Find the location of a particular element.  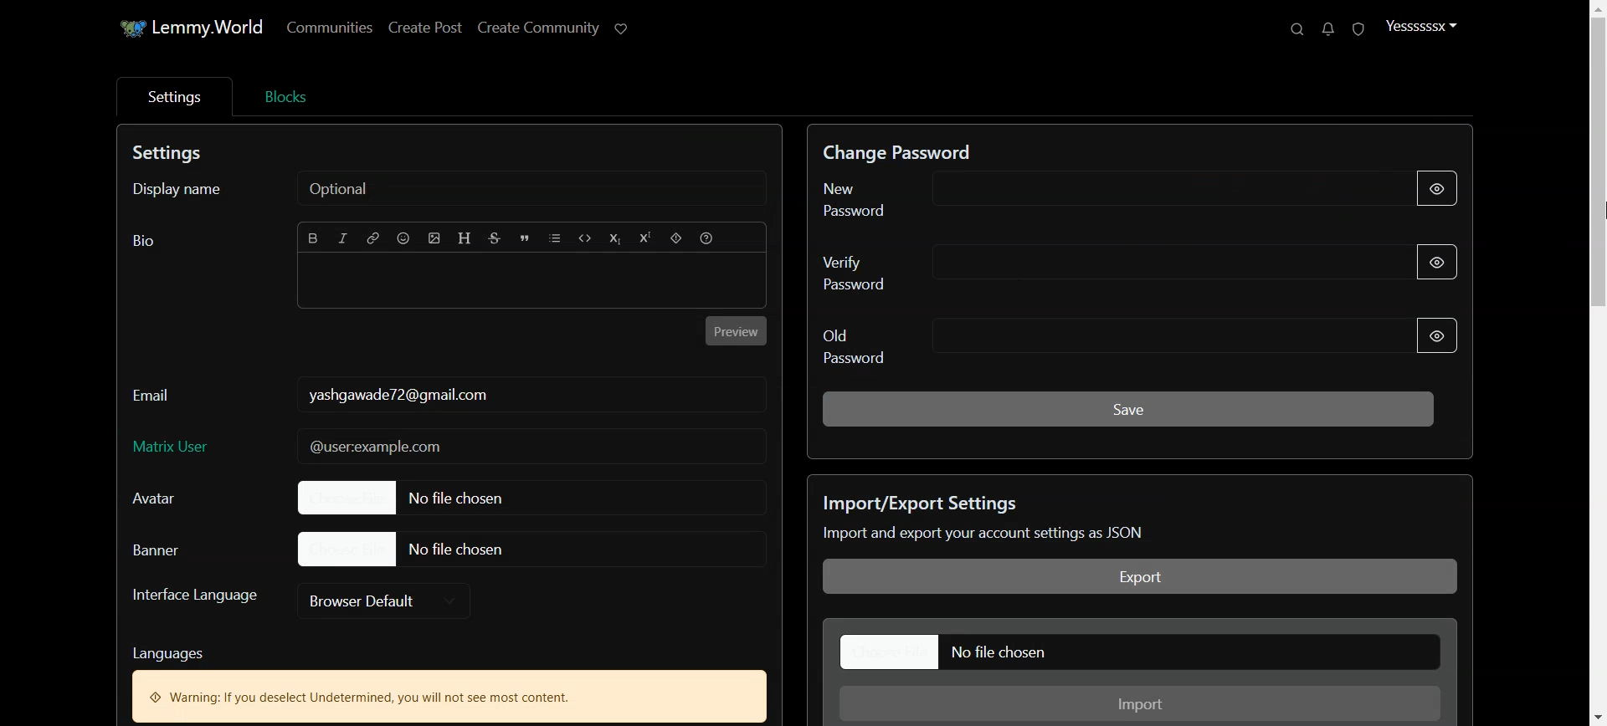

Unread report is located at coordinates (1359, 28).